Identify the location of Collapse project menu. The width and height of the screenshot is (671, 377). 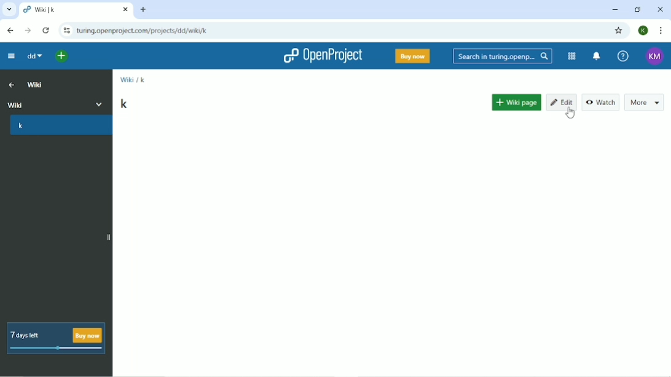
(11, 56).